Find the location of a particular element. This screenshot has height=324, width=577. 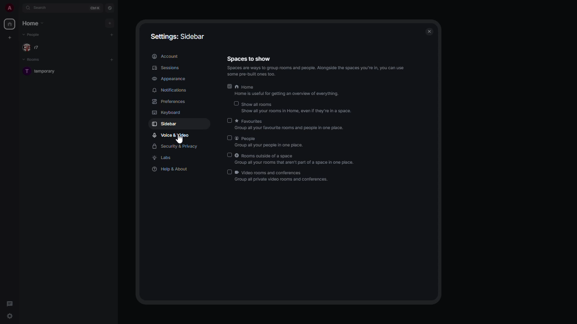

preferences is located at coordinates (168, 102).